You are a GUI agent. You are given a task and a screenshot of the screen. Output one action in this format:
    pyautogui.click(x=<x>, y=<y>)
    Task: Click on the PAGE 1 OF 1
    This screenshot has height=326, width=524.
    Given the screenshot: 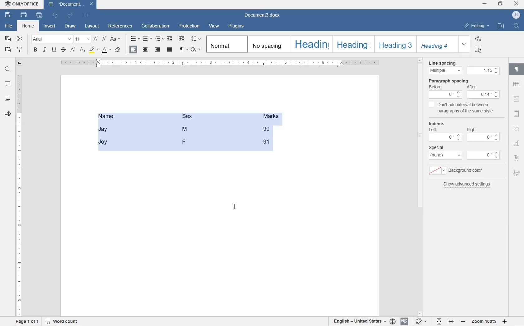 What is the action you would take?
    pyautogui.click(x=27, y=321)
    